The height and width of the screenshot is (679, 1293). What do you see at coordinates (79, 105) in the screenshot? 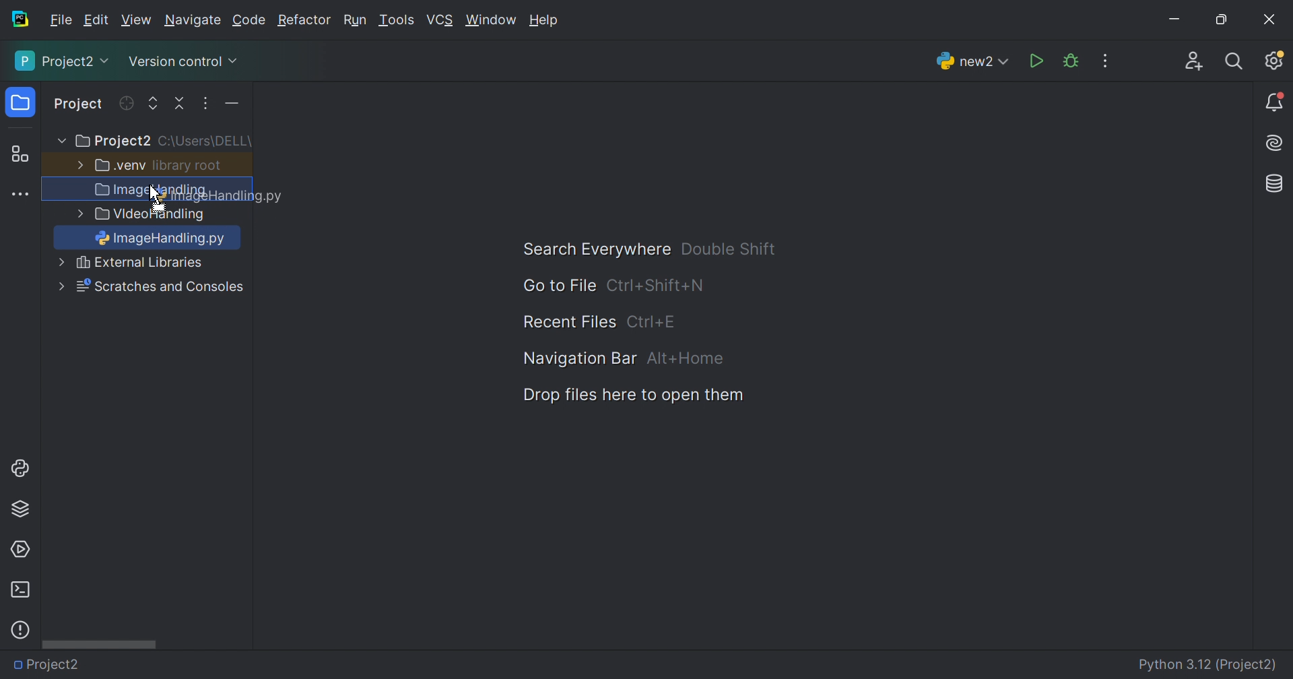
I see `Project` at bounding box center [79, 105].